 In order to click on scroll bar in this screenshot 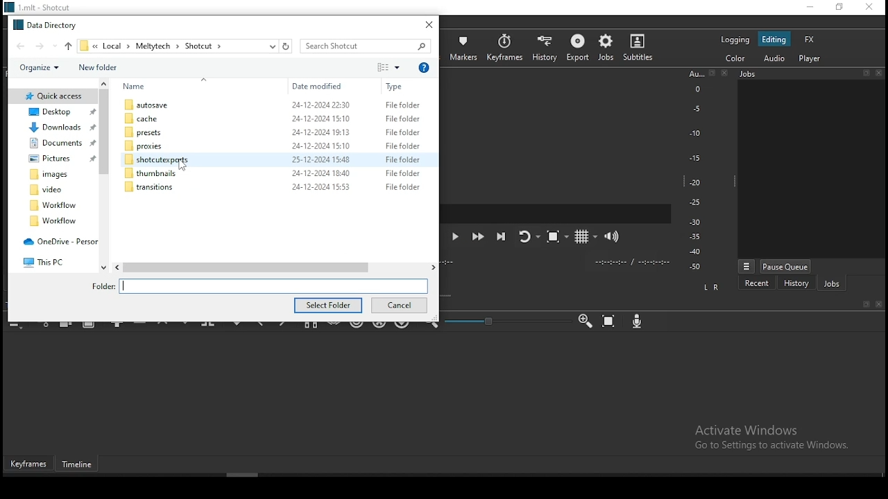, I will do `click(105, 177)`.